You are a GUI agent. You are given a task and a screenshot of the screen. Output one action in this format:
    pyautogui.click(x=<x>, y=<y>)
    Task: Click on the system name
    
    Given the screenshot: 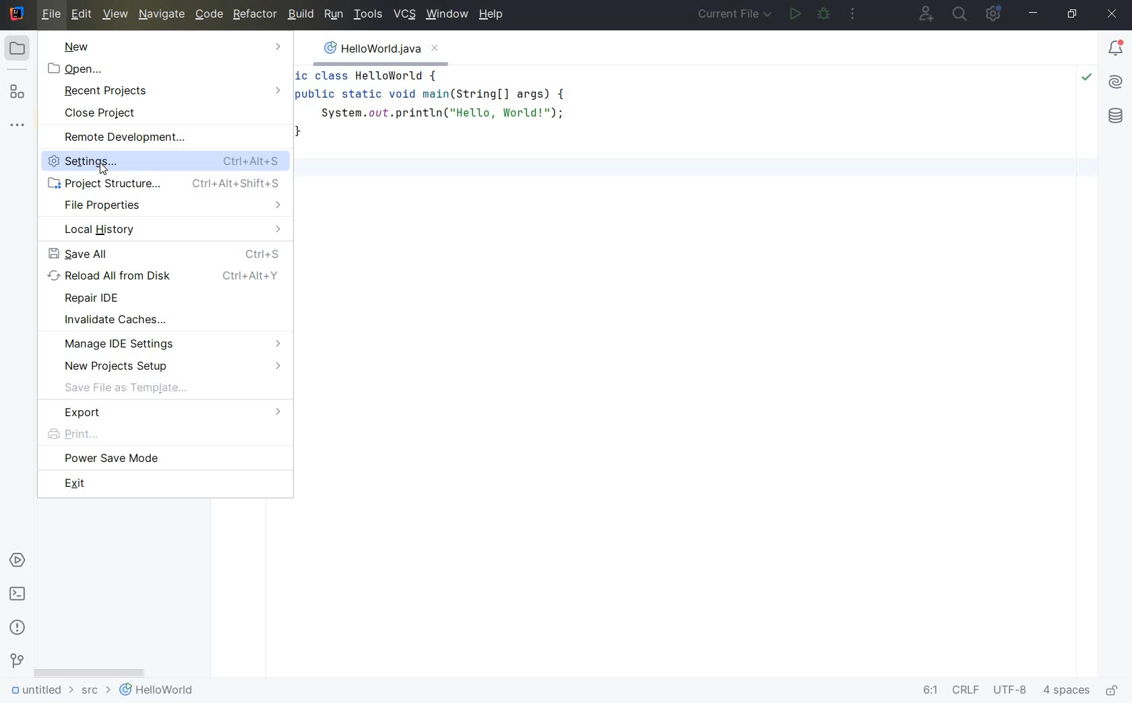 What is the action you would take?
    pyautogui.click(x=16, y=14)
    